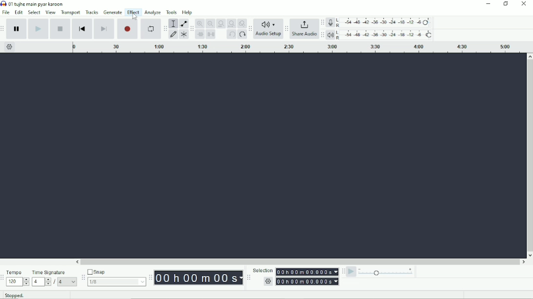 The width and height of the screenshot is (533, 299). I want to click on Stopped, so click(14, 295).